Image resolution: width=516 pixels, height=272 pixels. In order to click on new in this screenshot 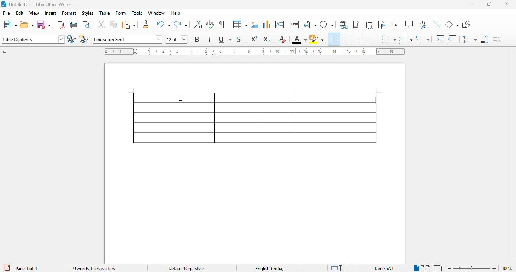, I will do `click(10, 25)`.